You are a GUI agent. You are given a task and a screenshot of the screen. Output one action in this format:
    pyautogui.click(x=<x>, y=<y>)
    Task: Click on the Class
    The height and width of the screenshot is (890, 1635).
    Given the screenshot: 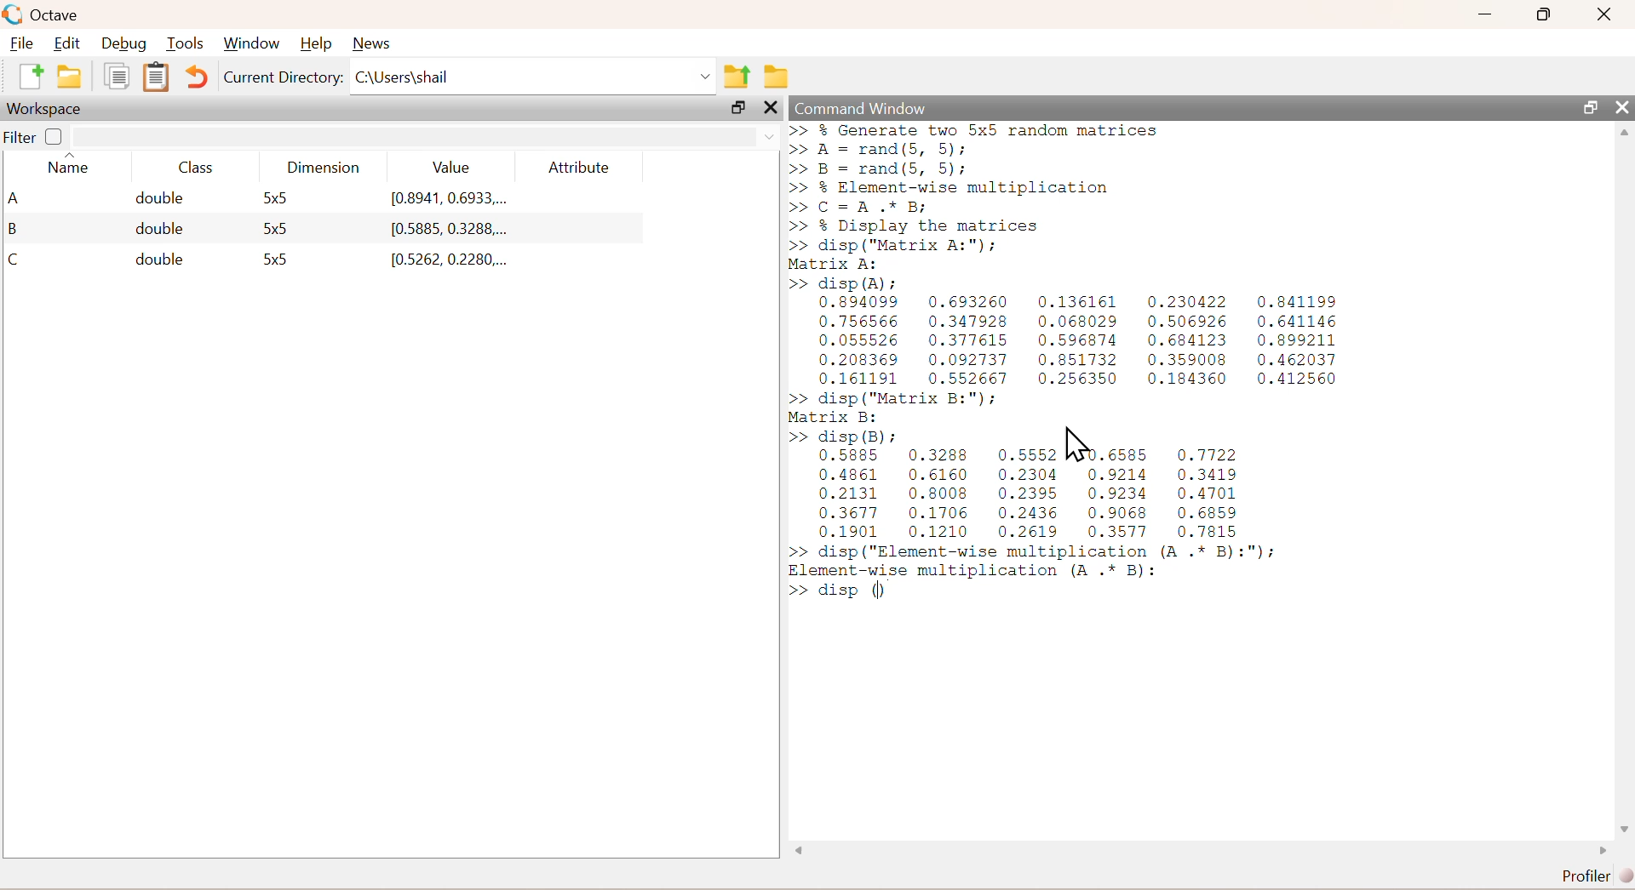 What is the action you would take?
    pyautogui.click(x=198, y=168)
    